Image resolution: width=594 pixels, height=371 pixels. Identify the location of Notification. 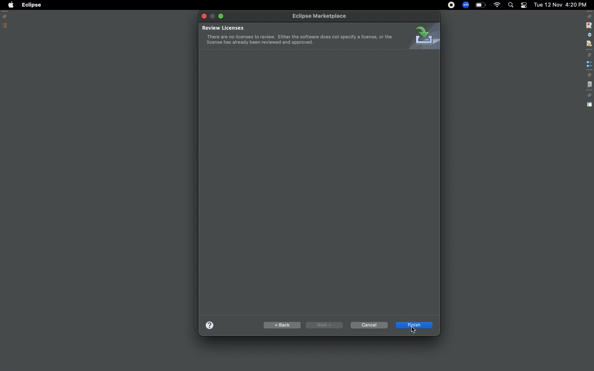
(523, 5).